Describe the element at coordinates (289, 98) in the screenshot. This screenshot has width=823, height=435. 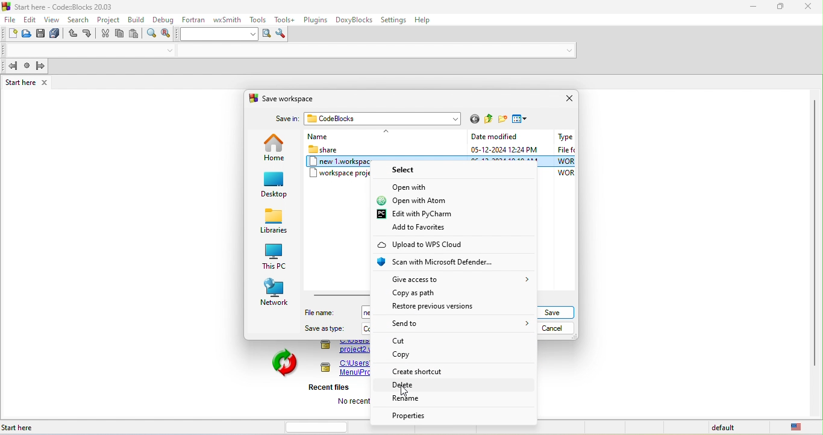
I see `save workspace` at that location.